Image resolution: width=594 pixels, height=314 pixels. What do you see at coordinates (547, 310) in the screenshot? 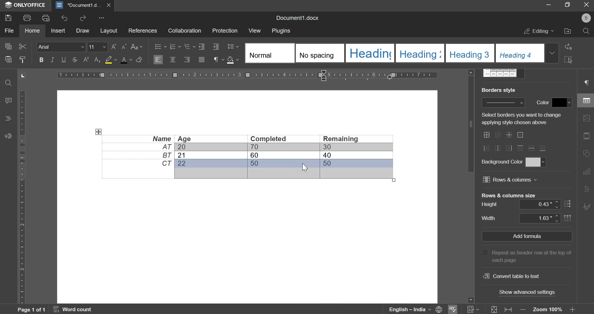
I see `zoom` at bounding box center [547, 310].